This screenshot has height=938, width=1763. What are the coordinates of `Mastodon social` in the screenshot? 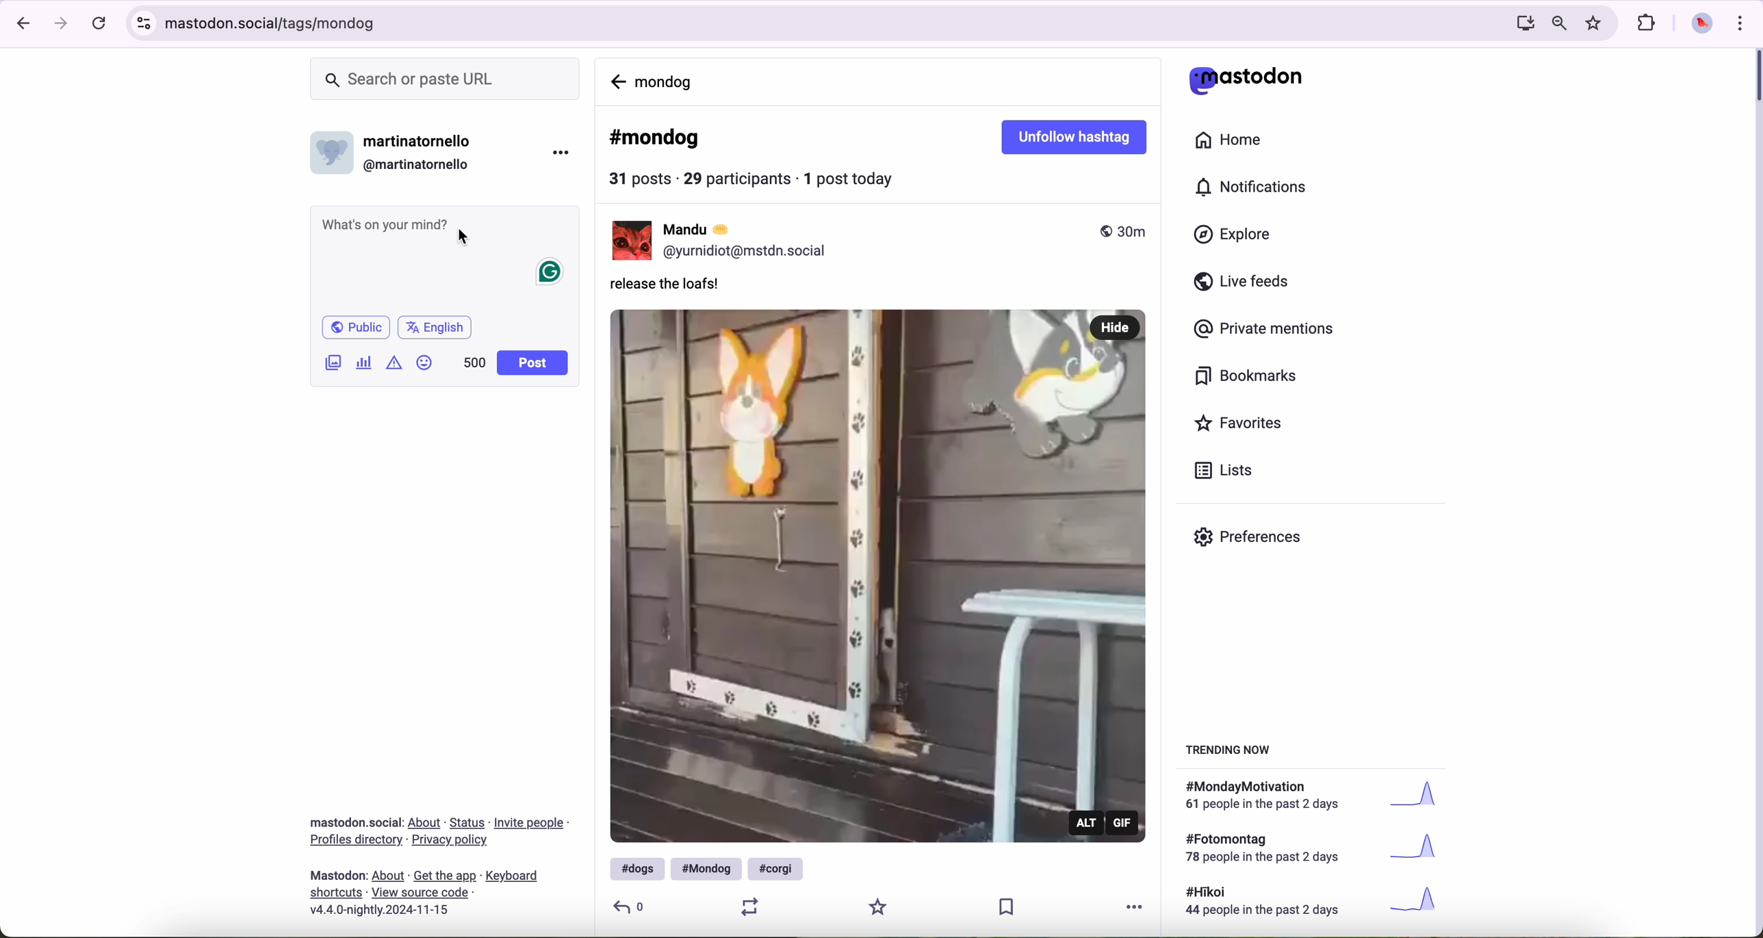 It's located at (352, 822).